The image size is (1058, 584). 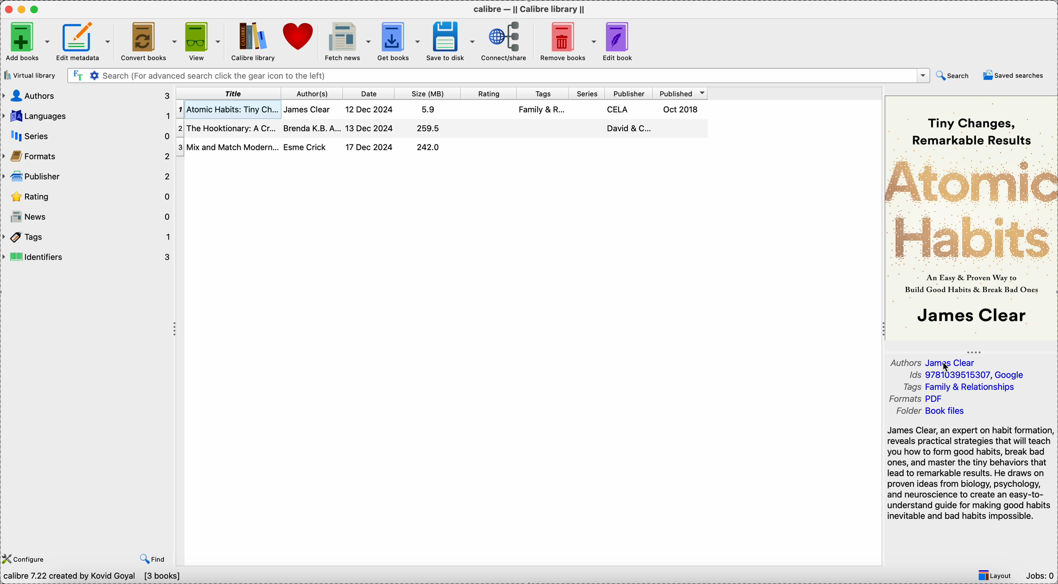 What do you see at coordinates (253, 42) in the screenshot?
I see `Calibre library` at bounding box center [253, 42].